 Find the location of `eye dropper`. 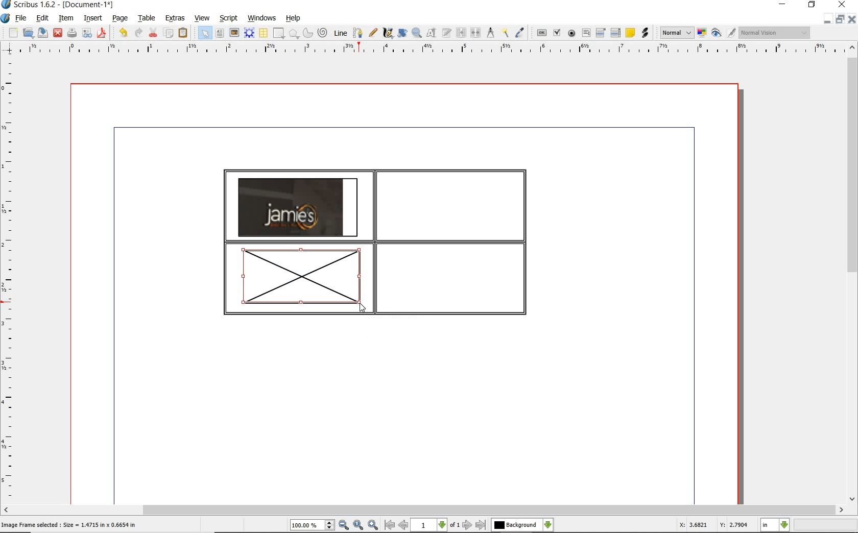

eye dropper is located at coordinates (520, 33).